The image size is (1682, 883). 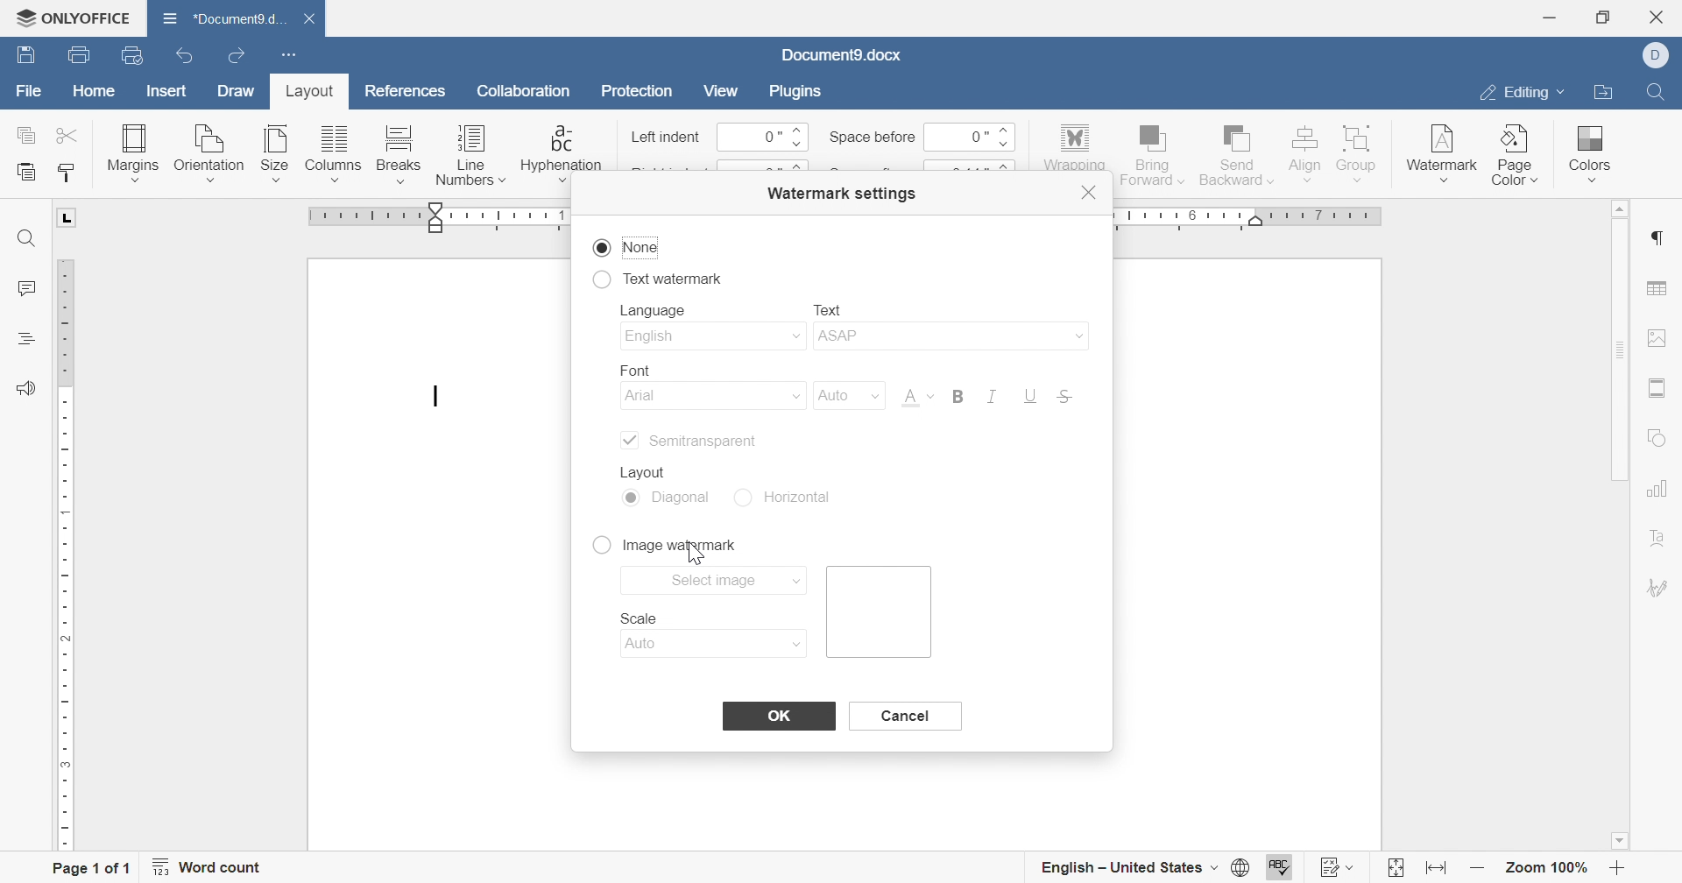 What do you see at coordinates (208, 154) in the screenshot?
I see `orientation` at bounding box center [208, 154].